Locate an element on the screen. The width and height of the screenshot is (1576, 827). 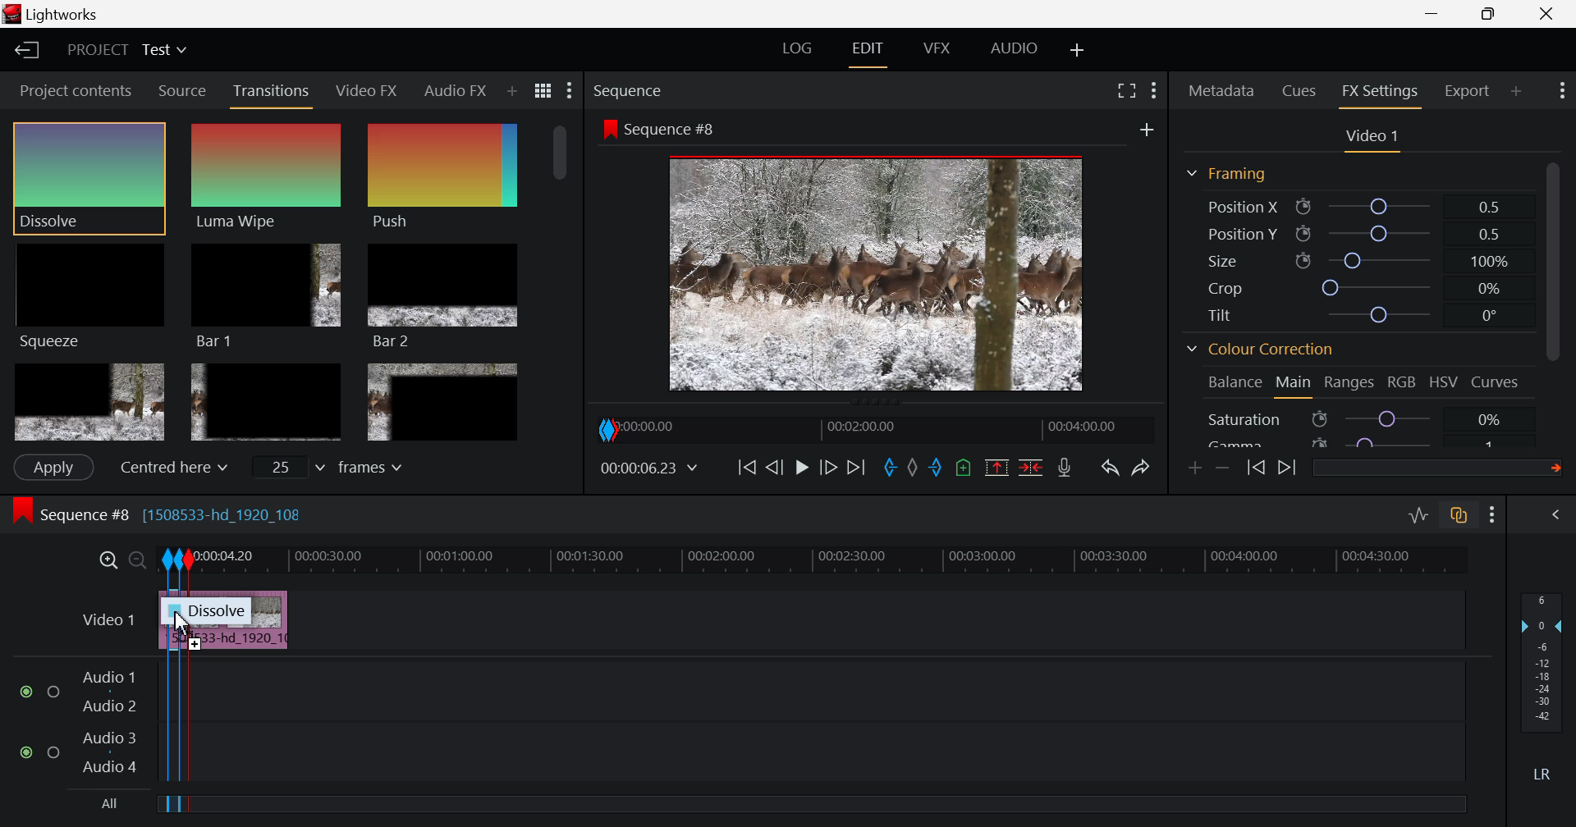
Video Layer Input is located at coordinates (104, 623).